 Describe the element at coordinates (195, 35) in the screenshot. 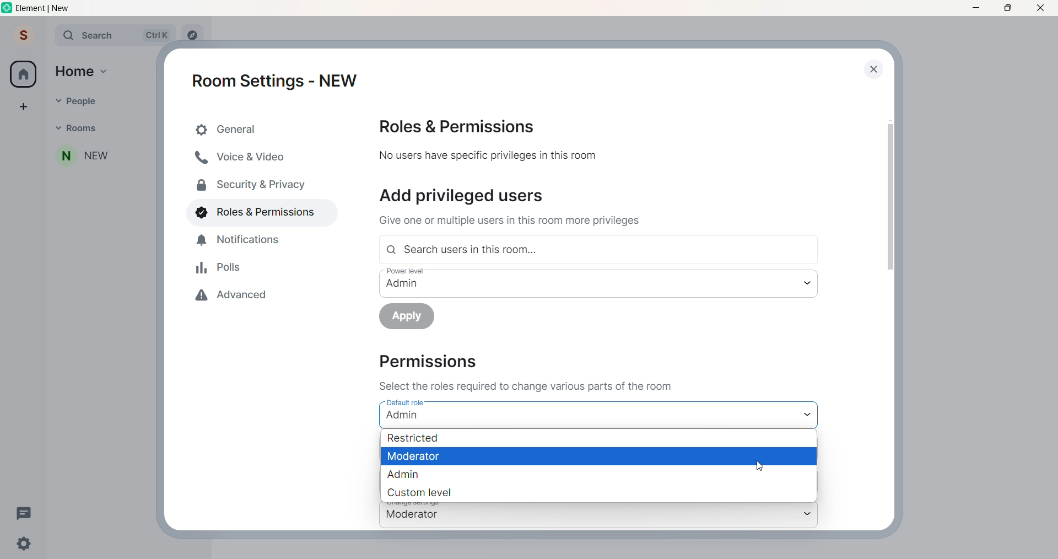

I see `explore` at that location.